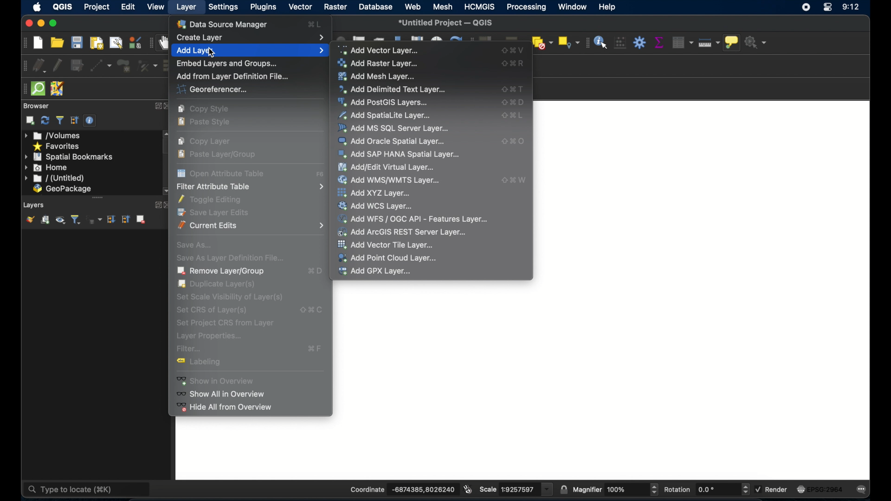 The image size is (891, 501). I want to click on QGIS, so click(63, 7).